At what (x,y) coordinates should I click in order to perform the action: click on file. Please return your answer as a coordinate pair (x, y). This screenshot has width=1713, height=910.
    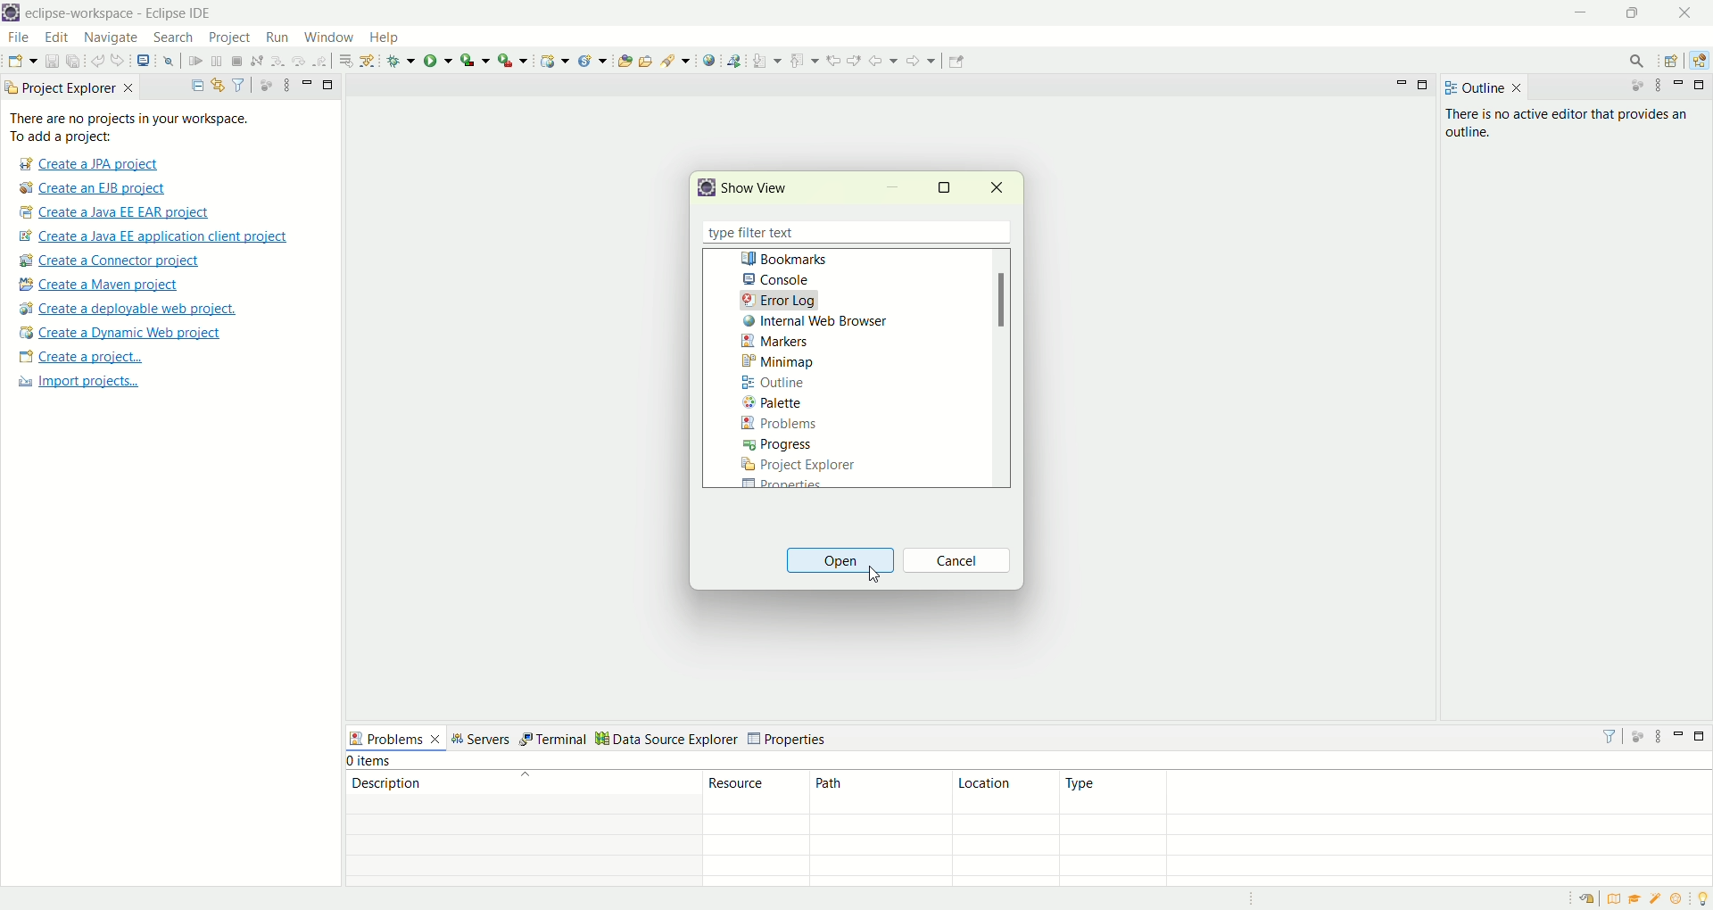
    Looking at the image, I should click on (16, 37).